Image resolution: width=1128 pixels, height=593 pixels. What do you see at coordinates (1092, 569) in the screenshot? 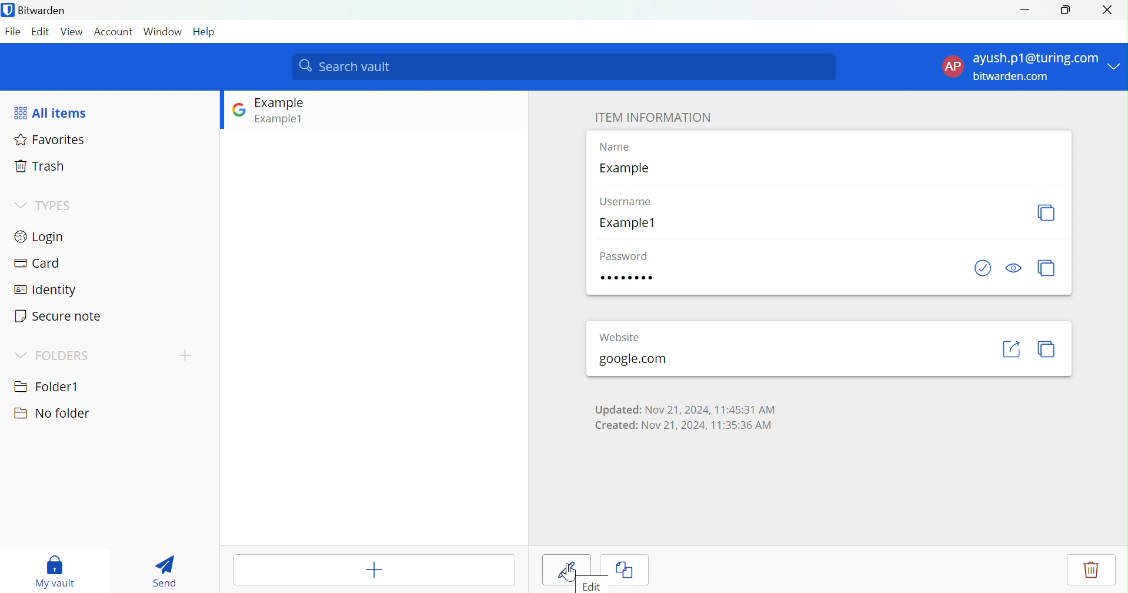
I see `Delete` at bounding box center [1092, 569].